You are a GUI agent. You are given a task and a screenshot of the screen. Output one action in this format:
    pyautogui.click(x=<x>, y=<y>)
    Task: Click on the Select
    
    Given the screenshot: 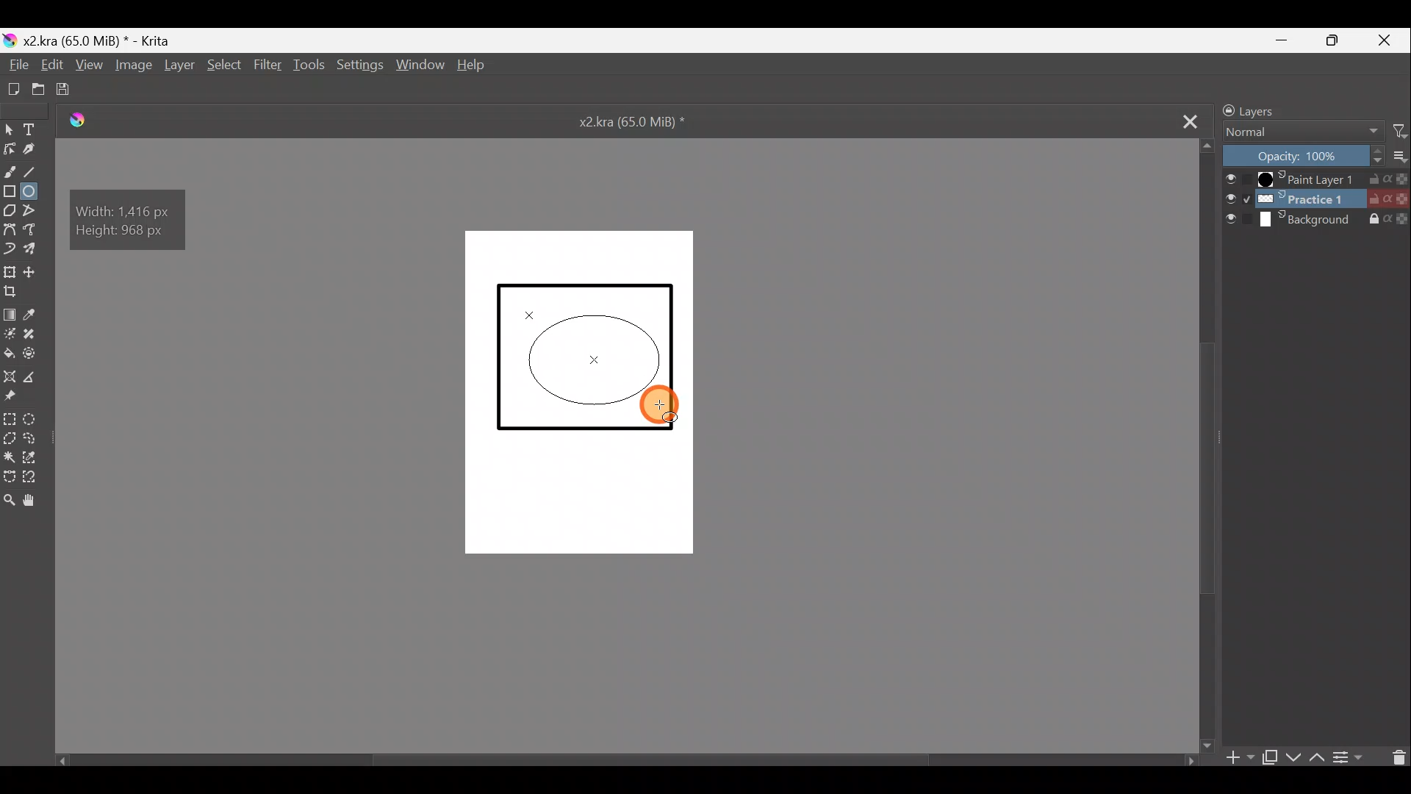 What is the action you would take?
    pyautogui.click(x=224, y=66)
    